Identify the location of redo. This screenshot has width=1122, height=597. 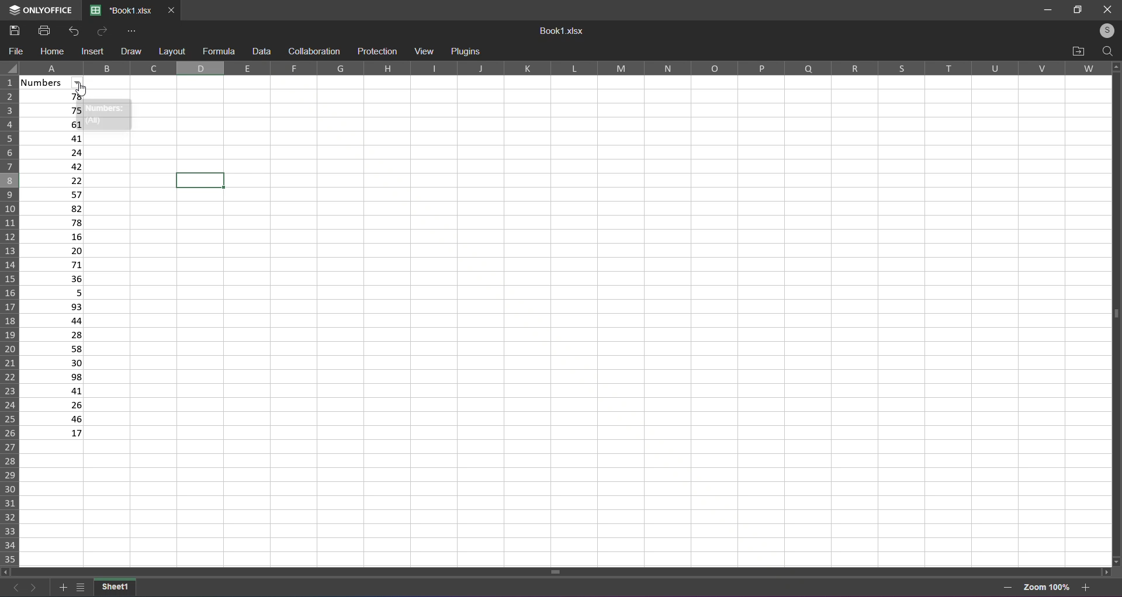
(100, 31).